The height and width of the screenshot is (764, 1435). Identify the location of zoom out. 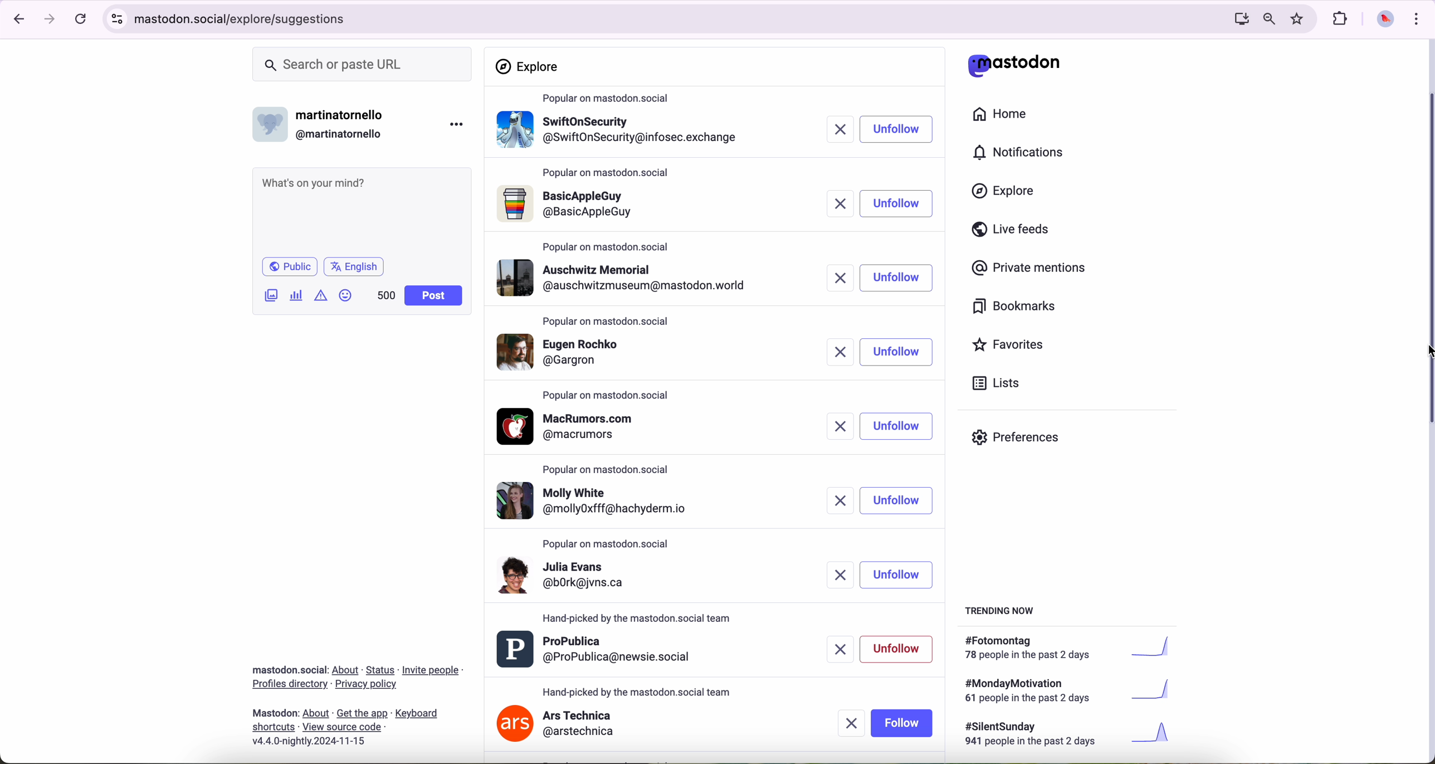
(1268, 18).